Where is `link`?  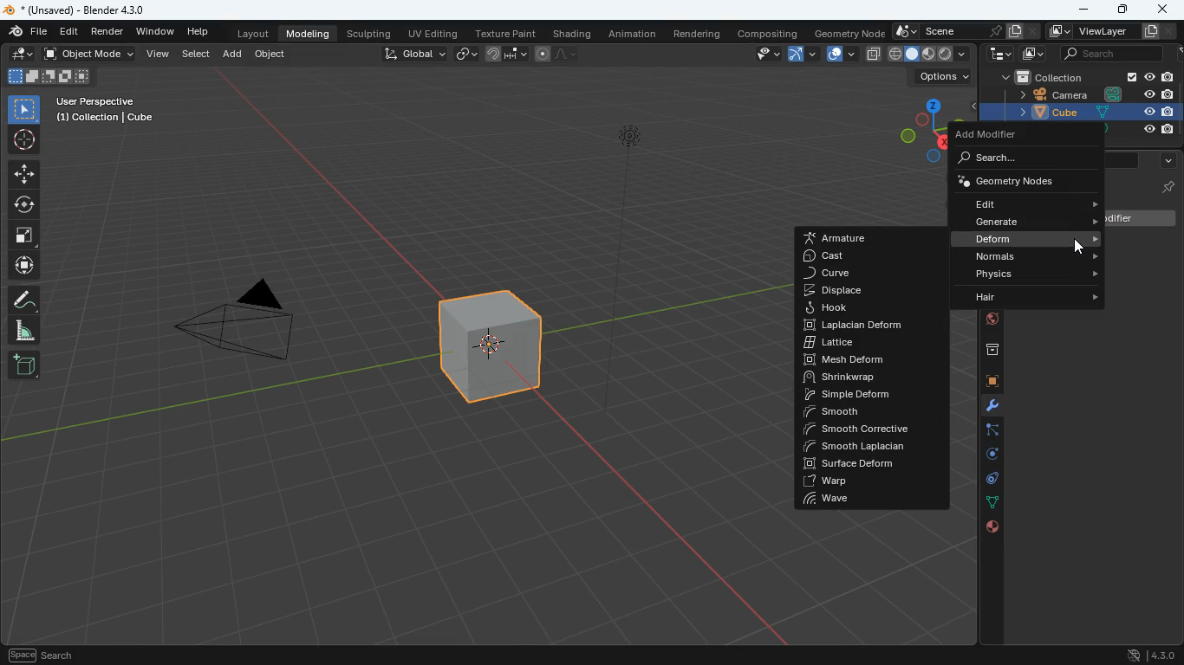 link is located at coordinates (464, 53).